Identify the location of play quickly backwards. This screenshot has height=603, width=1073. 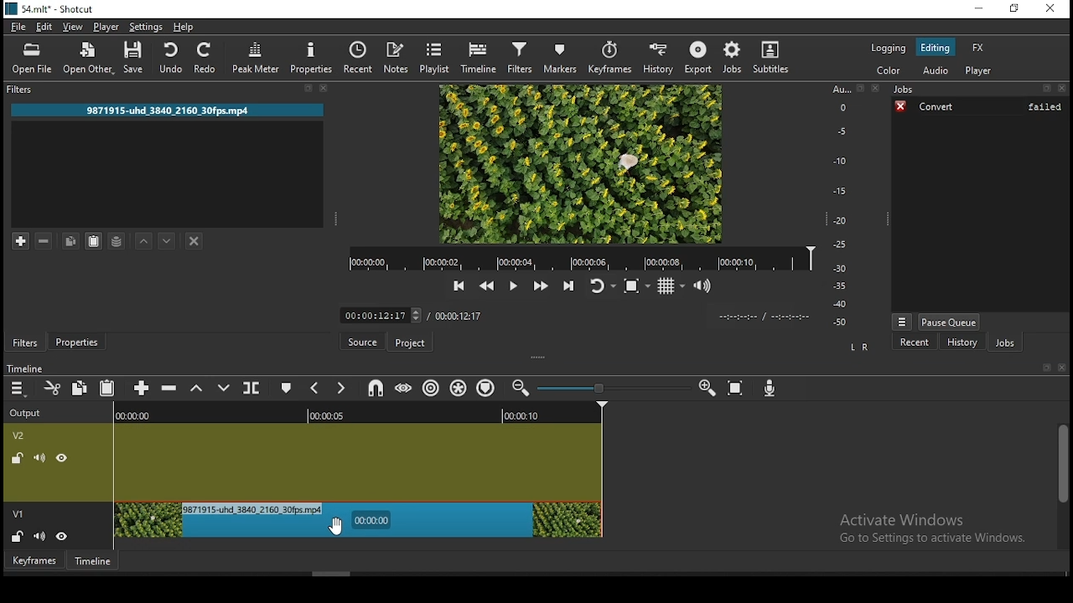
(488, 286).